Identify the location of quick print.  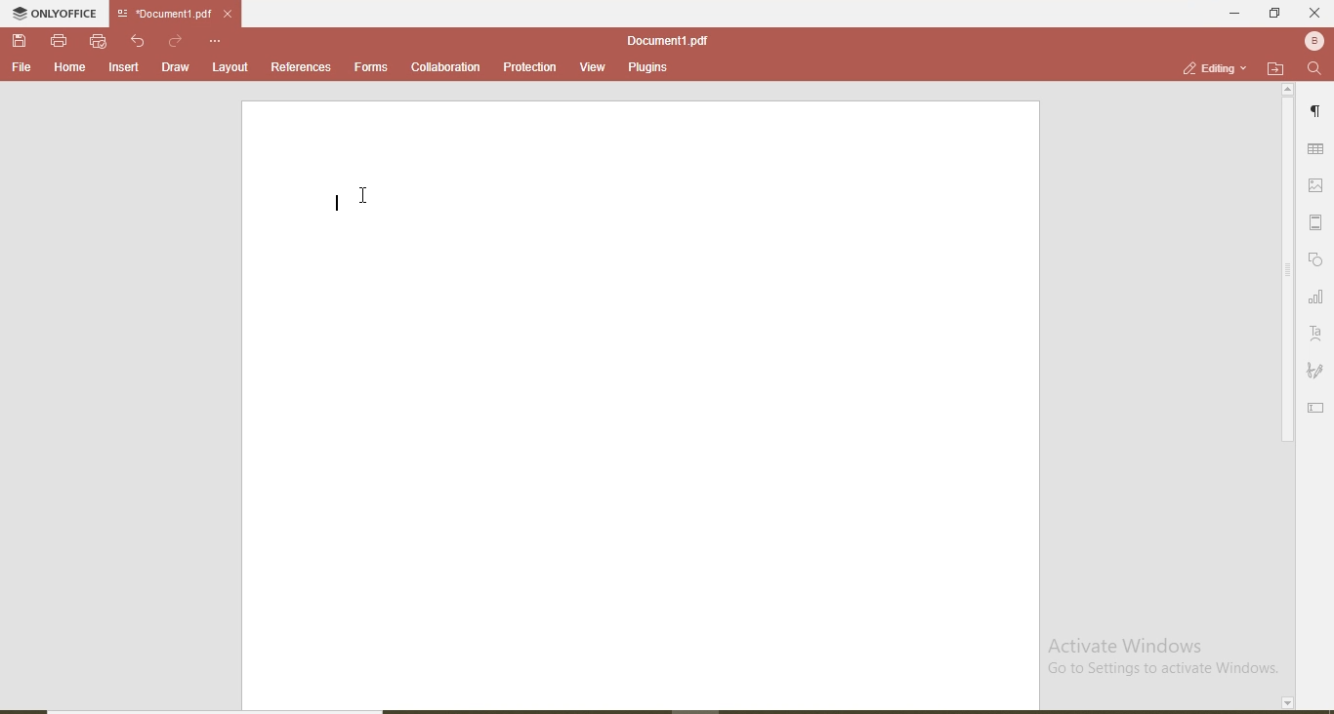
(99, 41).